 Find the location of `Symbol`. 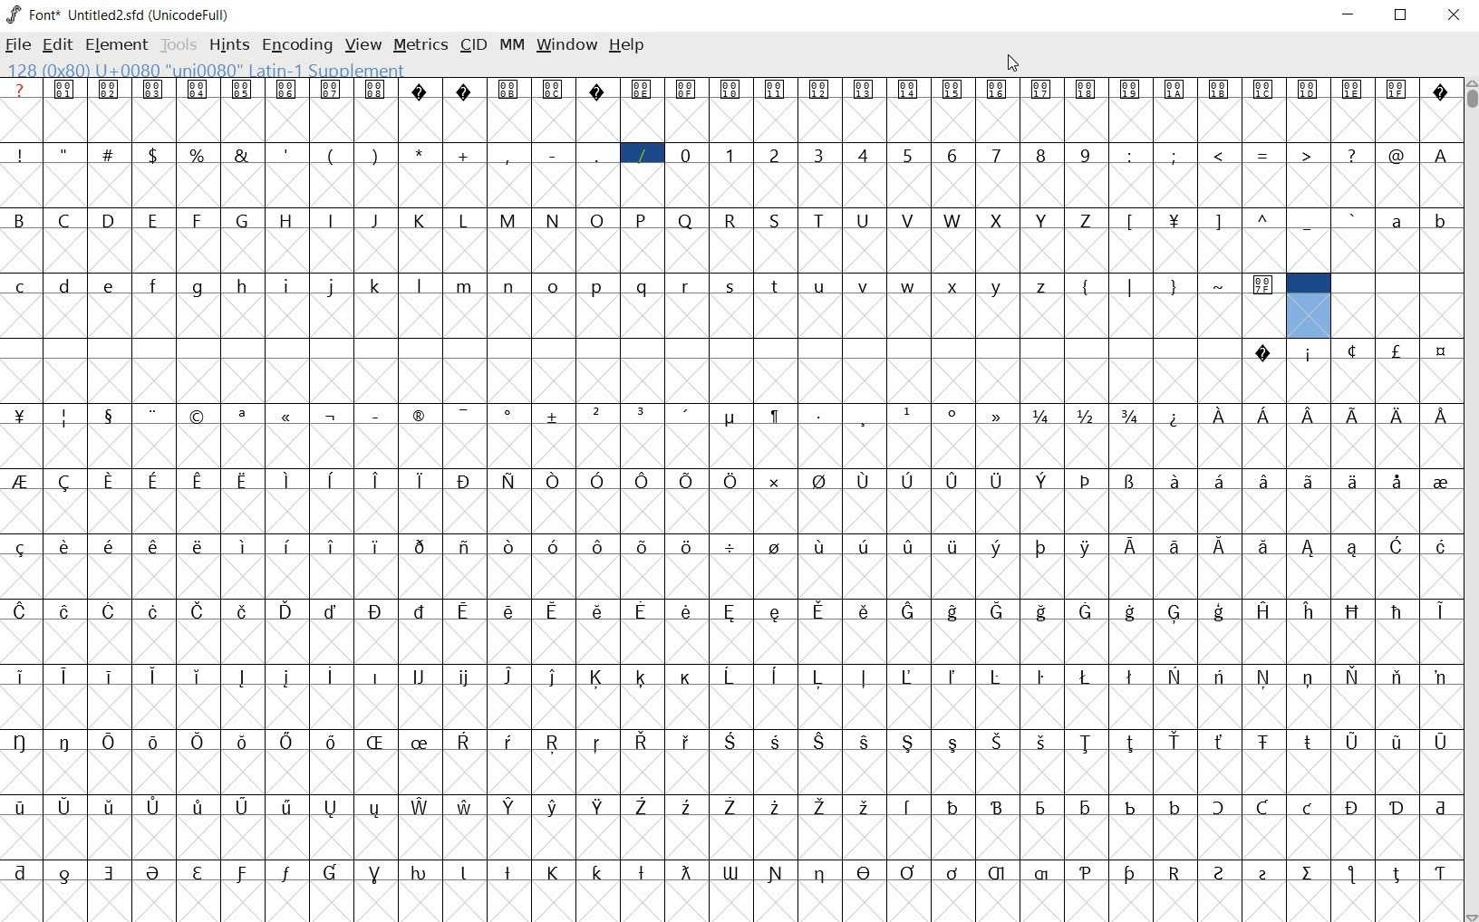

Symbol is located at coordinates (909, 744).